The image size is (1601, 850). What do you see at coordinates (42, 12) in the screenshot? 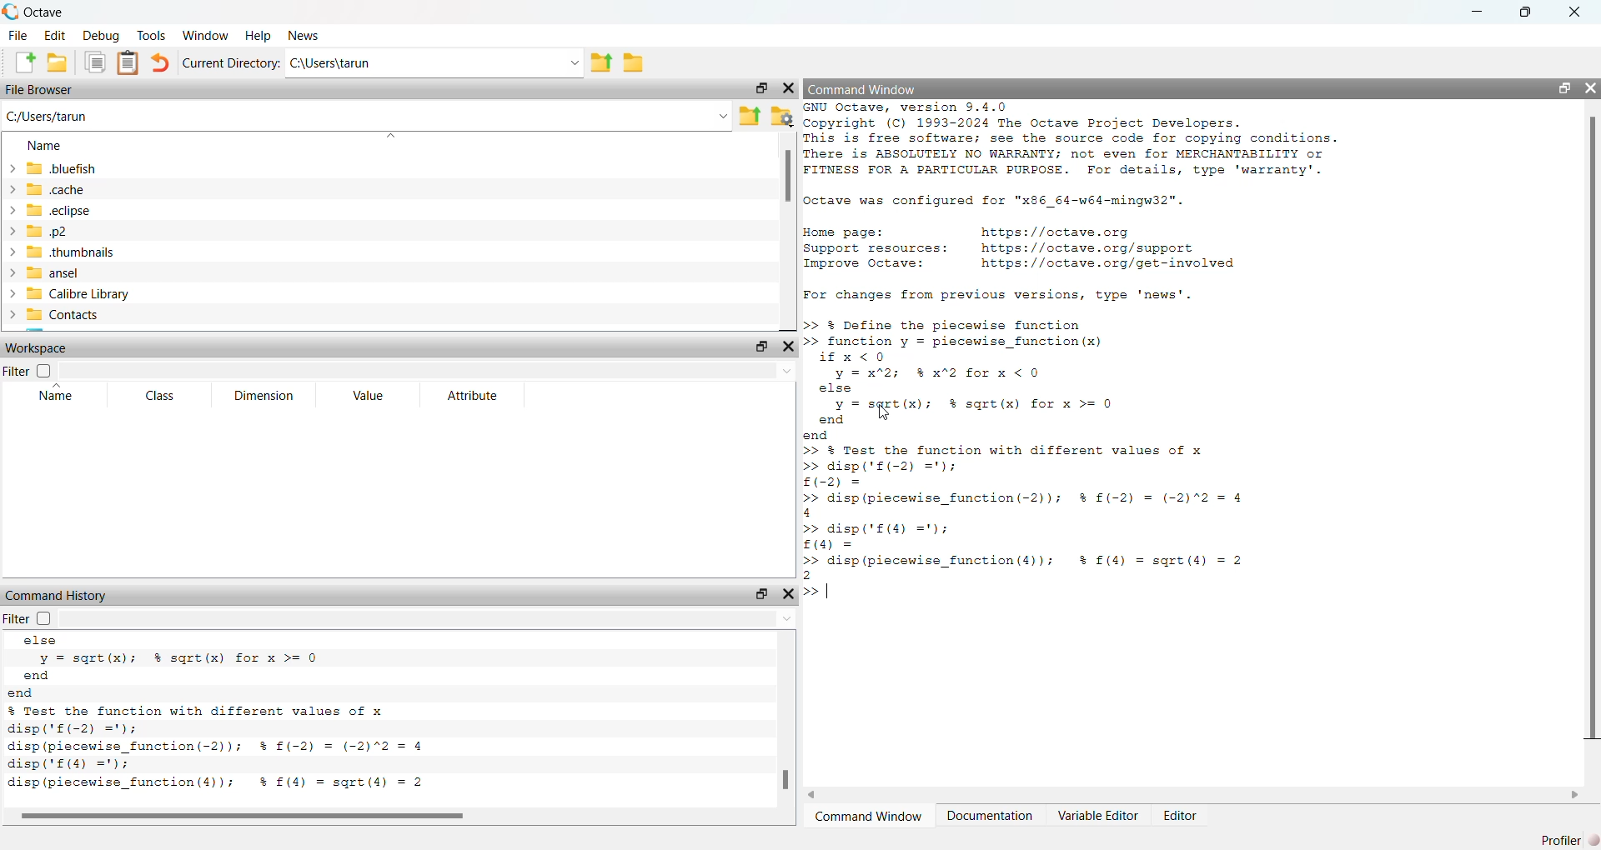
I see `Octave` at bounding box center [42, 12].